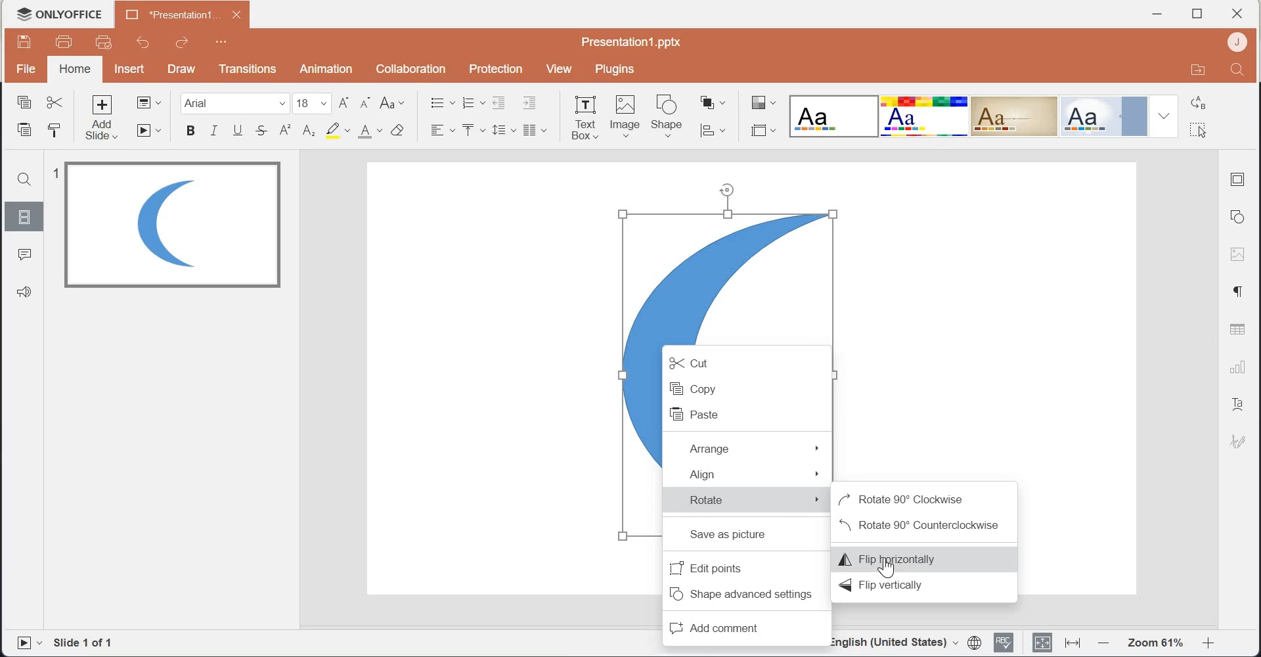 The width and height of the screenshot is (1261, 657). What do you see at coordinates (1237, 70) in the screenshot?
I see `Search` at bounding box center [1237, 70].